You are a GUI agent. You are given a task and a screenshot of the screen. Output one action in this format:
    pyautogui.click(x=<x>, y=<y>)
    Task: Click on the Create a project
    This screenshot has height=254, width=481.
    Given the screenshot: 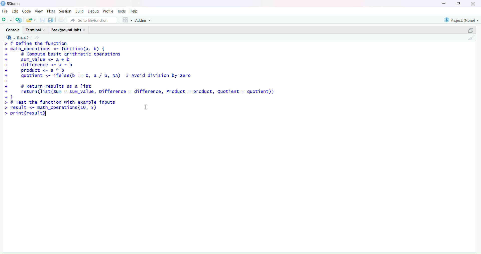 What is the action you would take?
    pyautogui.click(x=18, y=19)
    